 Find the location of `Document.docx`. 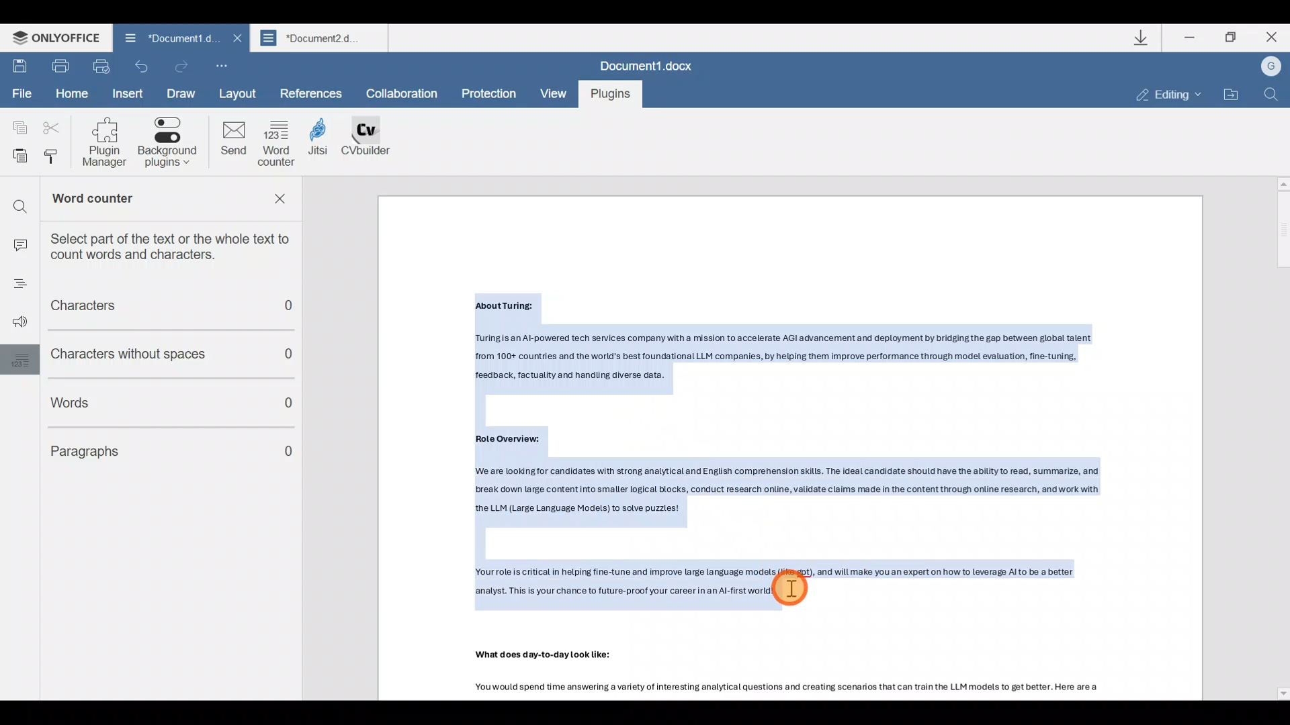

Document.docx is located at coordinates (648, 64).